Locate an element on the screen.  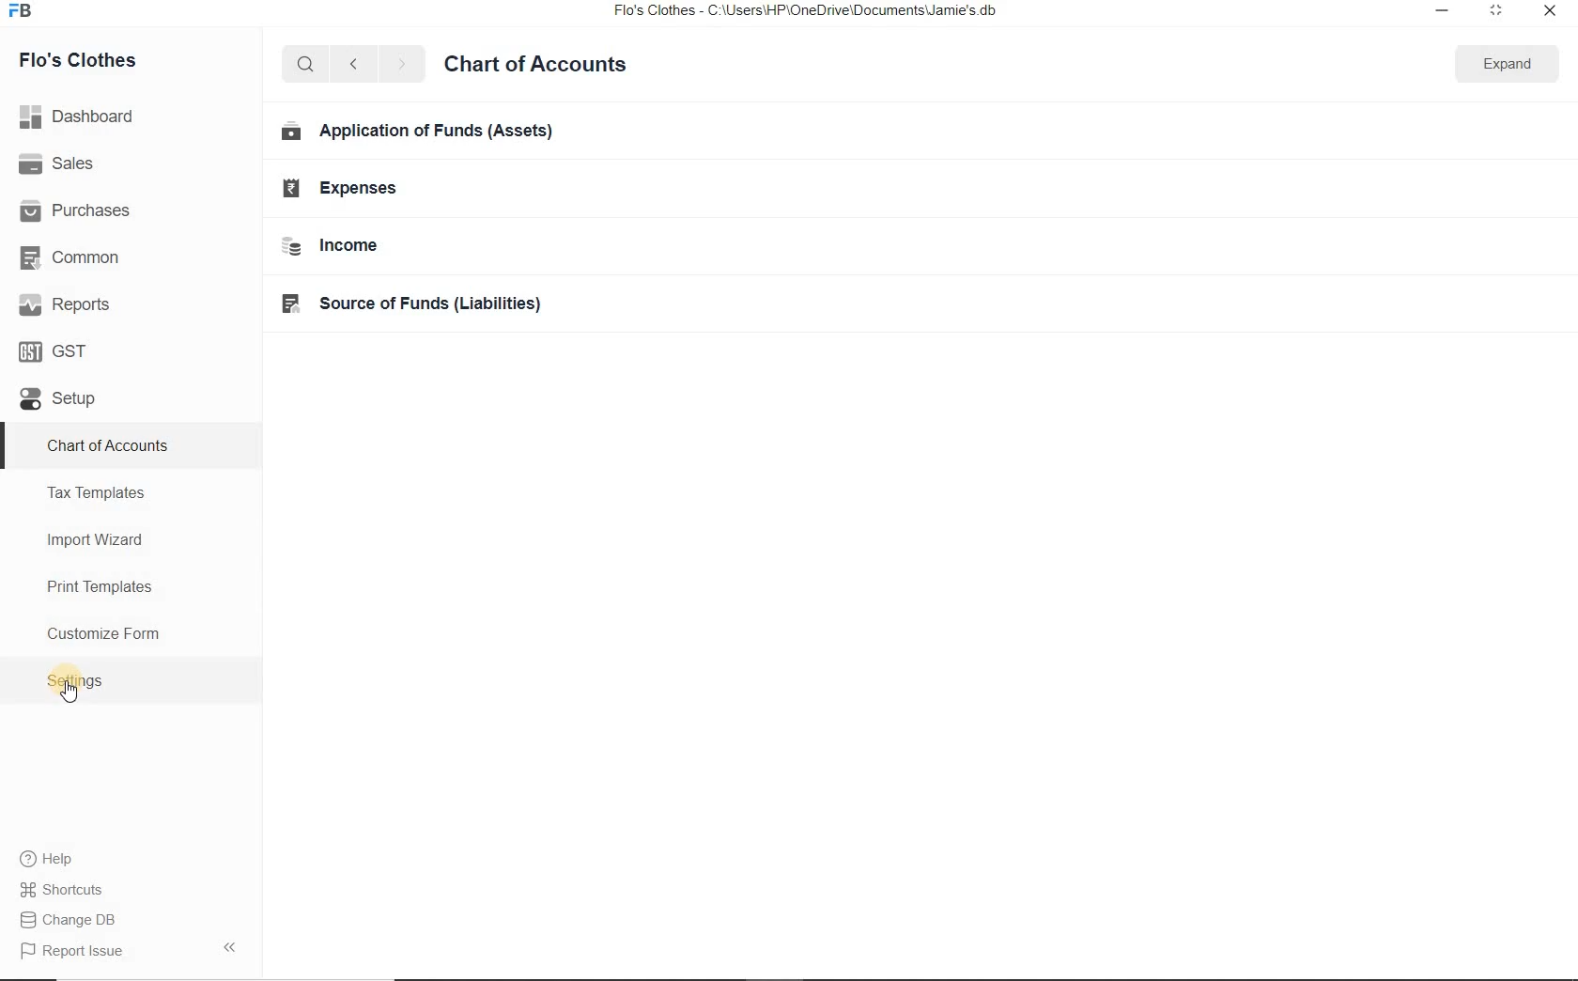
expand is located at coordinates (1516, 65).